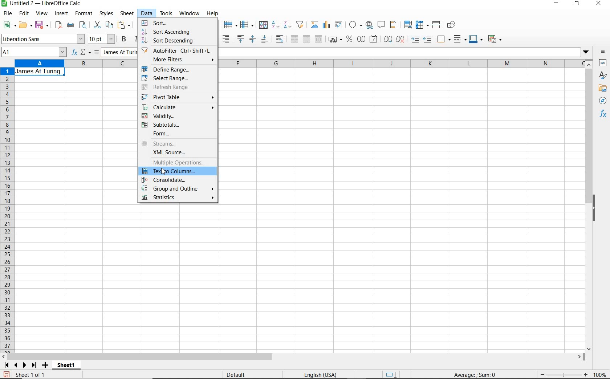 This screenshot has width=610, height=379. What do you see at coordinates (247, 24) in the screenshot?
I see `column` at bounding box center [247, 24].